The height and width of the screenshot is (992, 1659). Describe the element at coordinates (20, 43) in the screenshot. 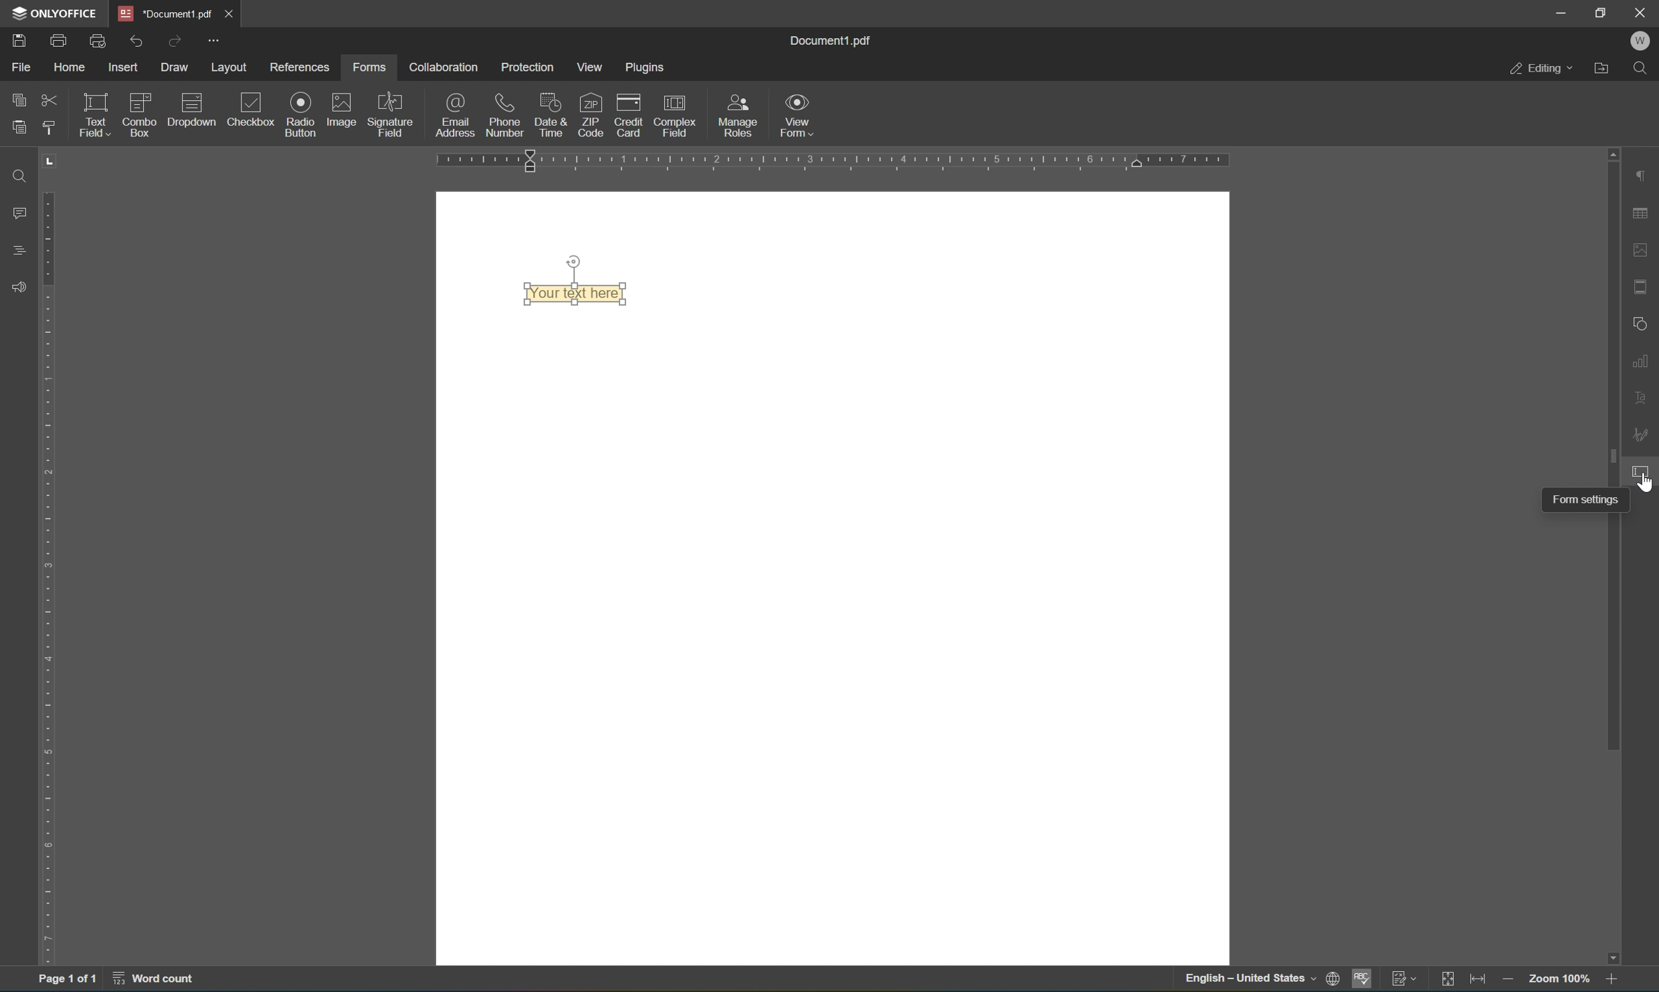

I see `save` at that location.